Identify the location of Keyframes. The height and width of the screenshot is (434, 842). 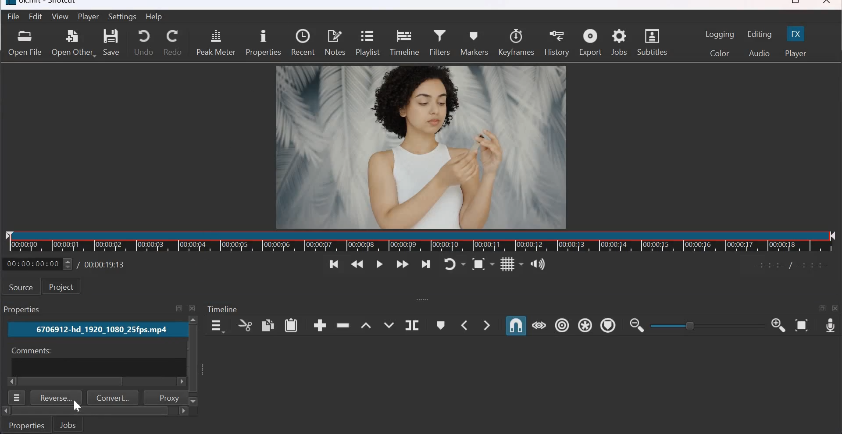
(517, 42).